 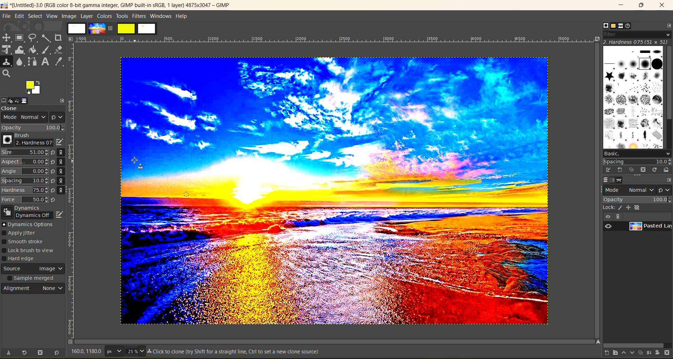 I want to click on size, so click(x=135, y=351).